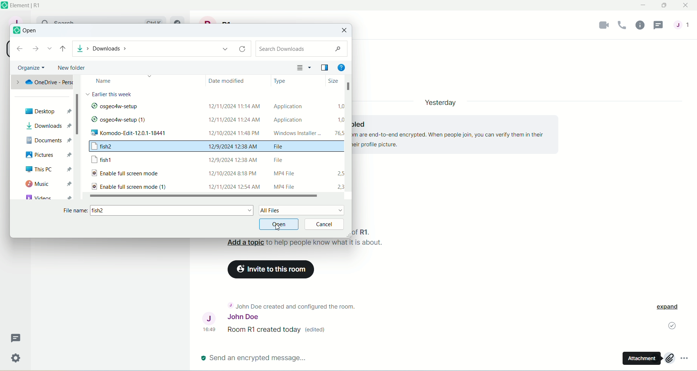 The height and width of the screenshot is (371, 697). Describe the element at coordinates (622, 26) in the screenshot. I see `voice call` at that location.